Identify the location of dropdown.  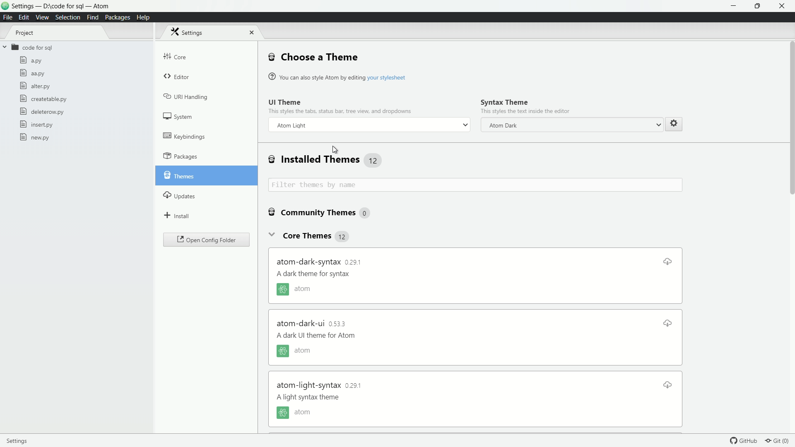
(465, 126).